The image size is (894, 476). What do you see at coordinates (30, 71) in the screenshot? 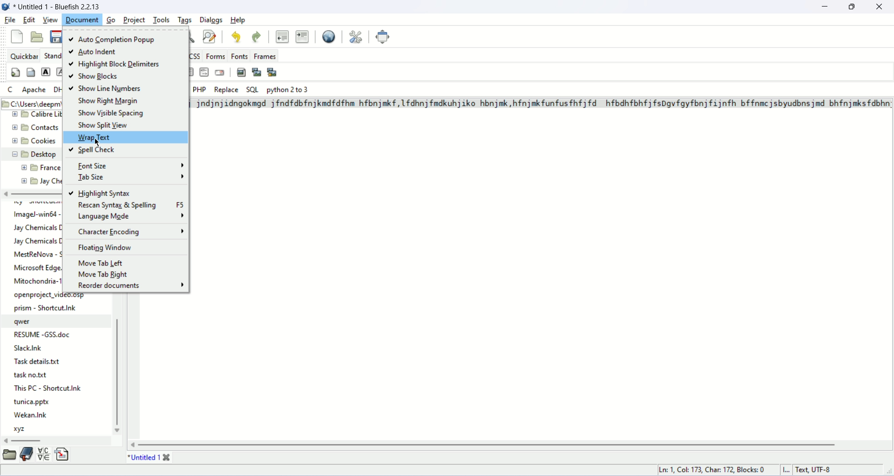
I see `body` at bounding box center [30, 71].